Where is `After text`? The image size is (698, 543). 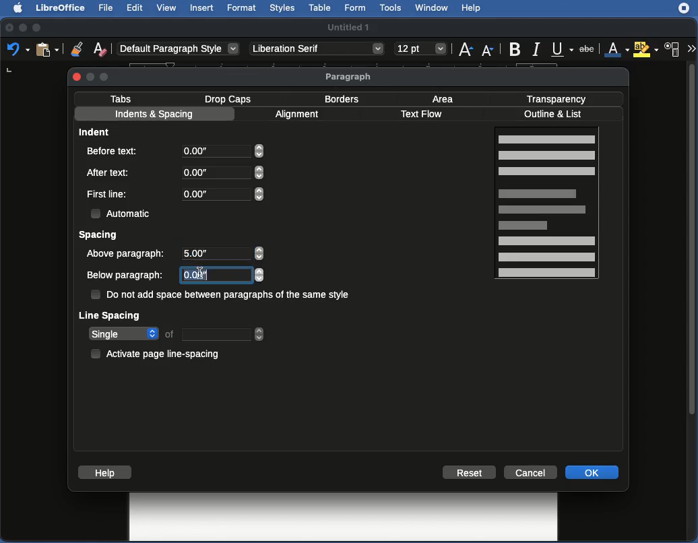
After text is located at coordinates (110, 172).